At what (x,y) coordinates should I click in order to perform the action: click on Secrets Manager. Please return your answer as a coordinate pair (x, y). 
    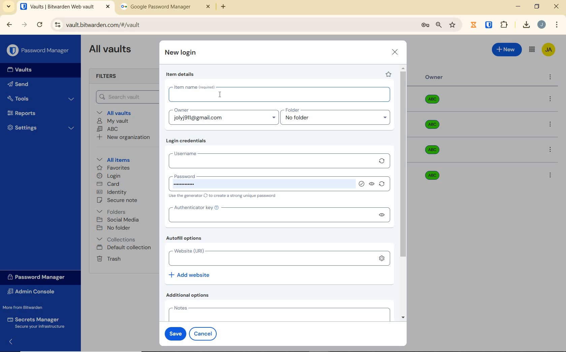
    Looking at the image, I should click on (35, 323).